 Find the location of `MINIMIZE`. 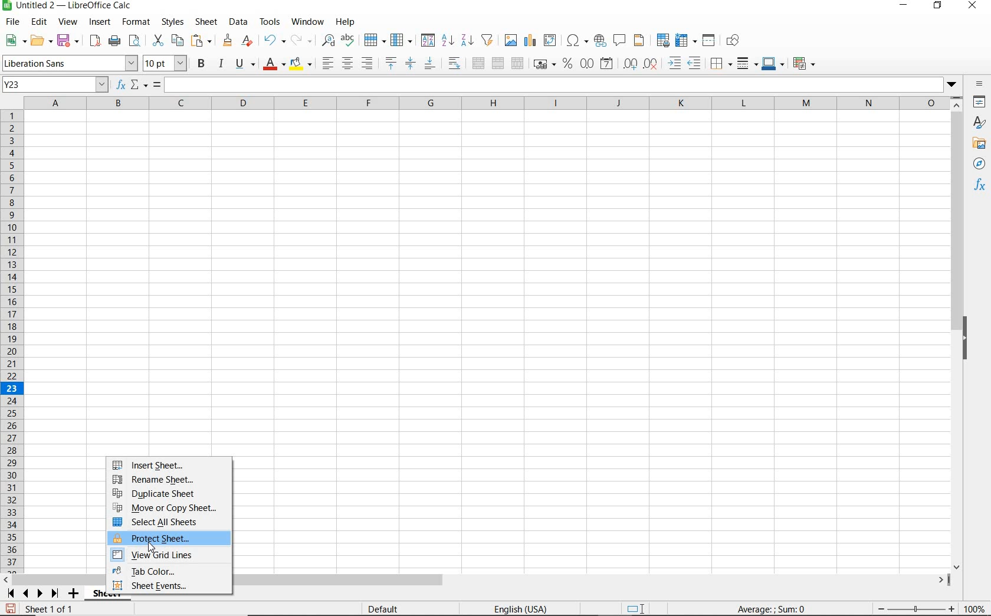

MINIMIZE is located at coordinates (905, 6).